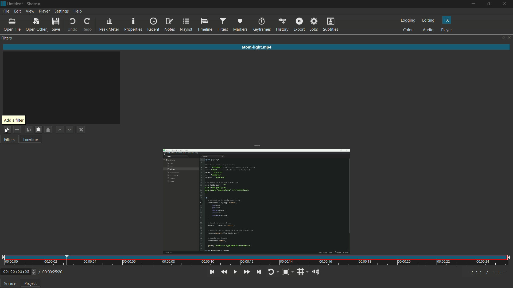 This screenshot has width=513, height=288. What do you see at coordinates (261, 24) in the screenshot?
I see `keyframes` at bounding box center [261, 24].